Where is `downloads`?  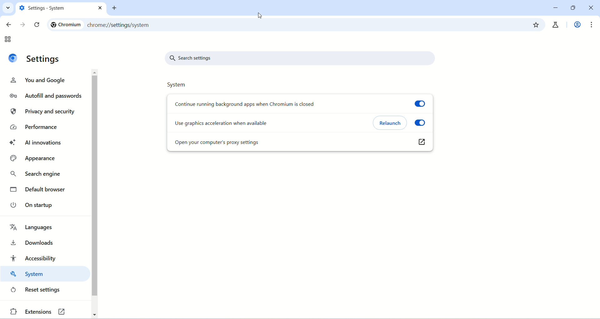
downloads is located at coordinates (35, 242).